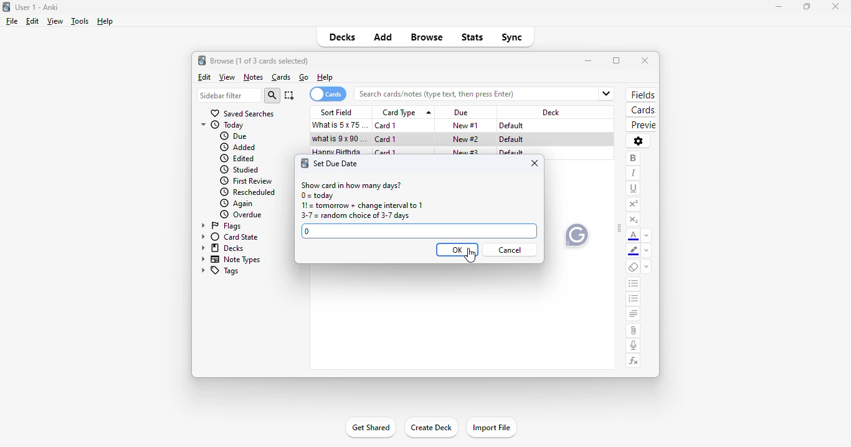  I want to click on sidebar filter, so click(230, 95).